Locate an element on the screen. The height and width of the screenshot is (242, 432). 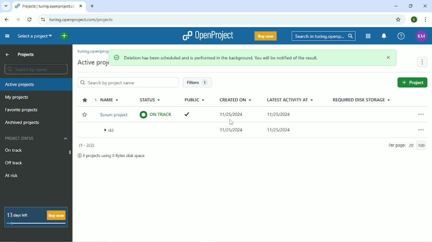
on track is located at coordinates (154, 115).